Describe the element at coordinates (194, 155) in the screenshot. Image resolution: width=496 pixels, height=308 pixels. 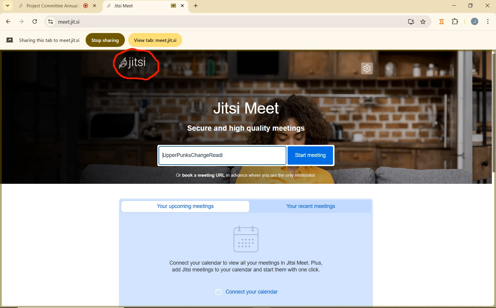
I see `UpperPunksChangeReadi` at that location.